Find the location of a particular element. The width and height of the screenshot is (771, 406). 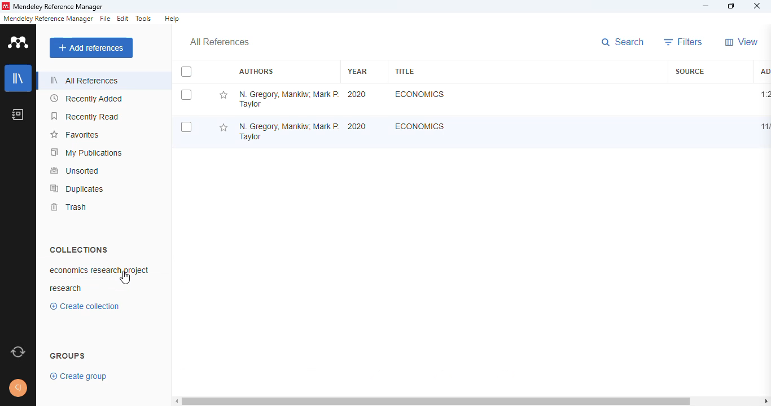

search is located at coordinates (624, 43).